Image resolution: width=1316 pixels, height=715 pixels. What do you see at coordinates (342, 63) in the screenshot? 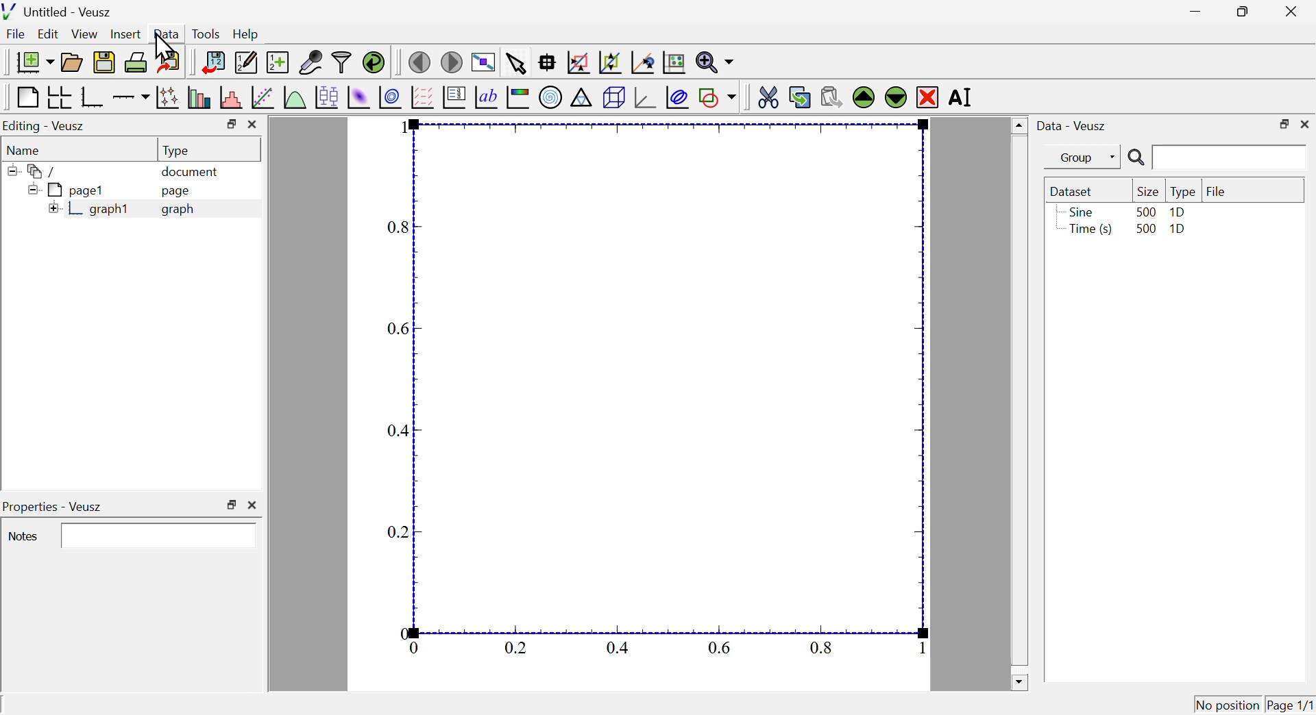
I see `filter data` at bounding box center [342, 63].